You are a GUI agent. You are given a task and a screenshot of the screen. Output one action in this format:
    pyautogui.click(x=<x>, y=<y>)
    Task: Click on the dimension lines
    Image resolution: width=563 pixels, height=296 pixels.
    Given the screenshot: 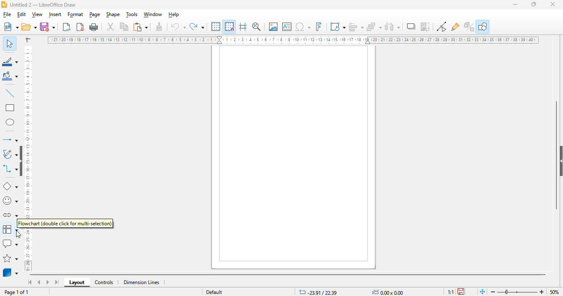 What is the action you would take?
    pyautogui.click(x=141, y=282)
    